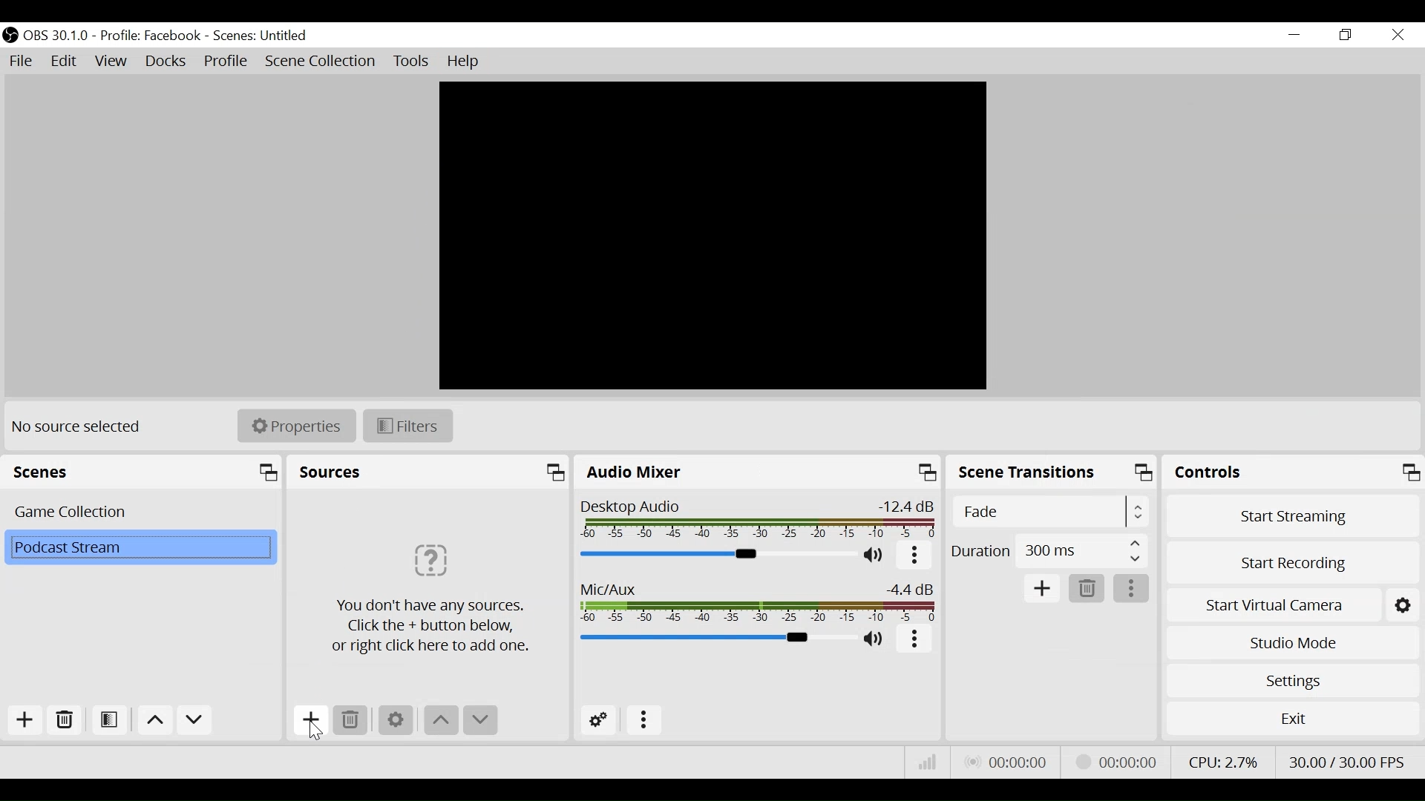 Image resolution: width=1425 pixels, height=801 pixels. Describe the element at coordinates (1086, 587) in the screenshot. I see `Remove` at that location.